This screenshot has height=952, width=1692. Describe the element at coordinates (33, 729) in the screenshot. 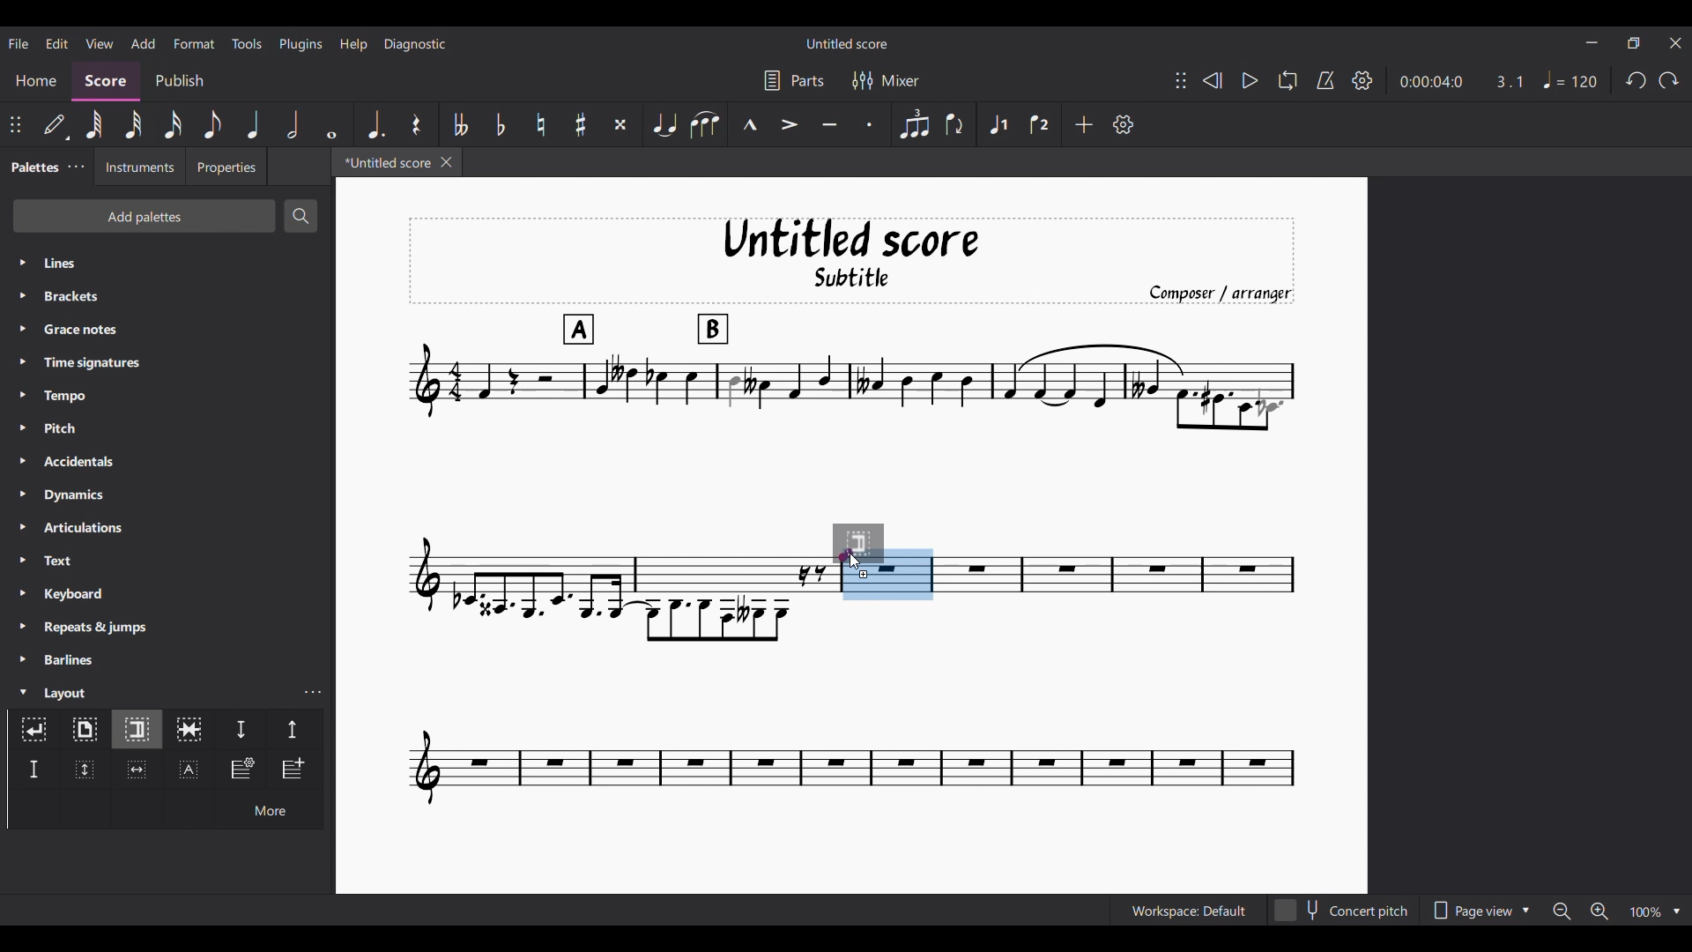

I see `System break` at that location.